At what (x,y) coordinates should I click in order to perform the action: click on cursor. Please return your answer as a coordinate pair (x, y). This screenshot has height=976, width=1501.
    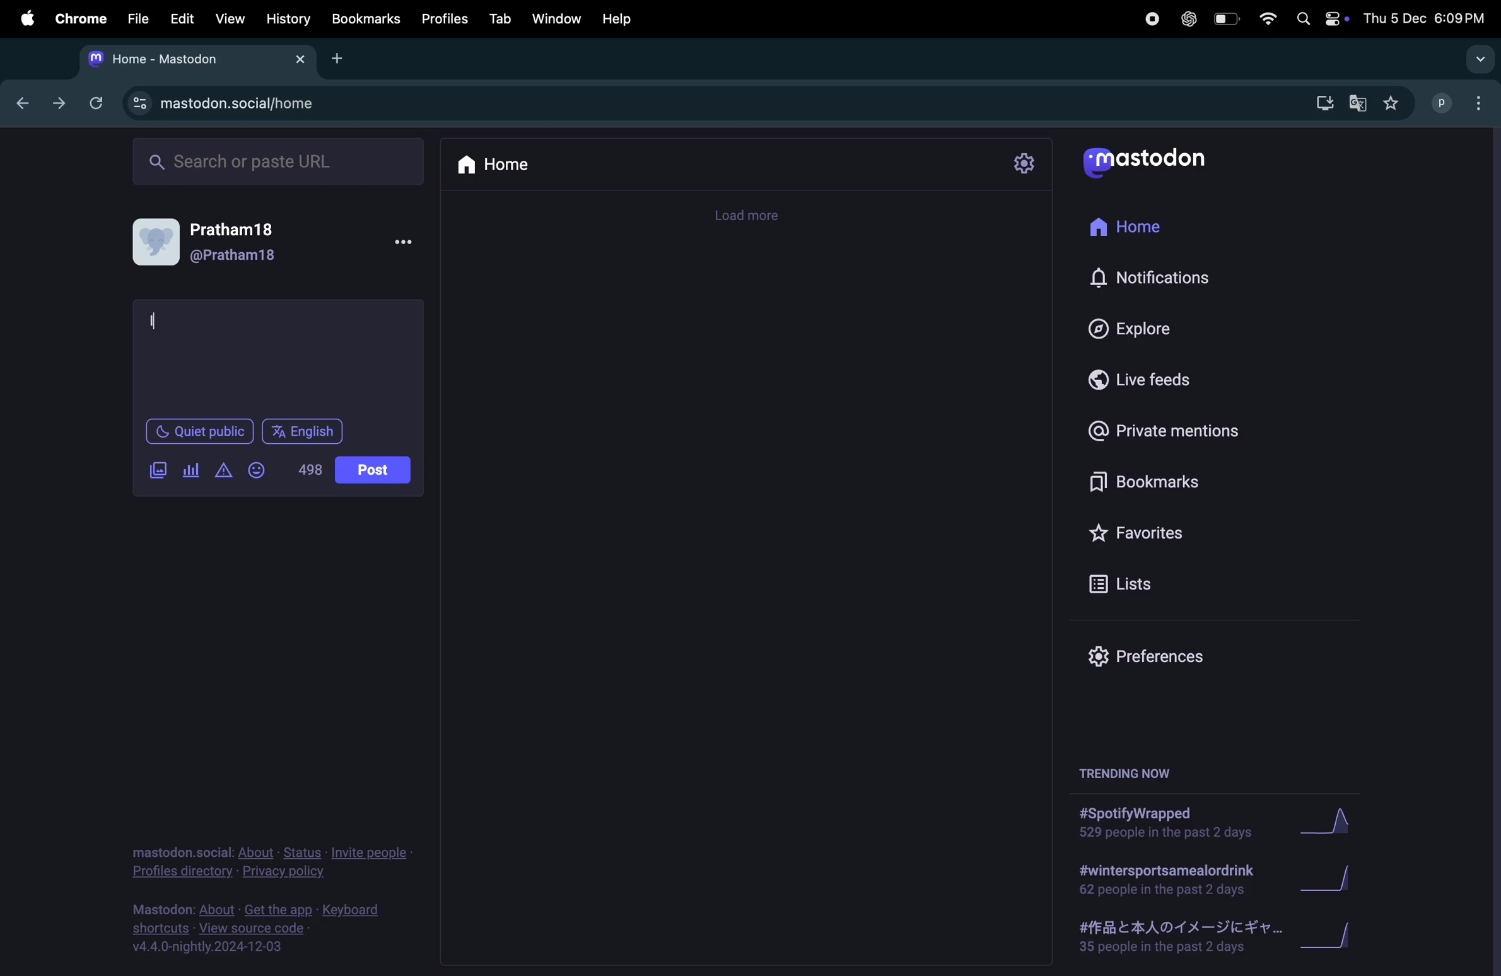
    Looking at the image, I should click on (156, 317).